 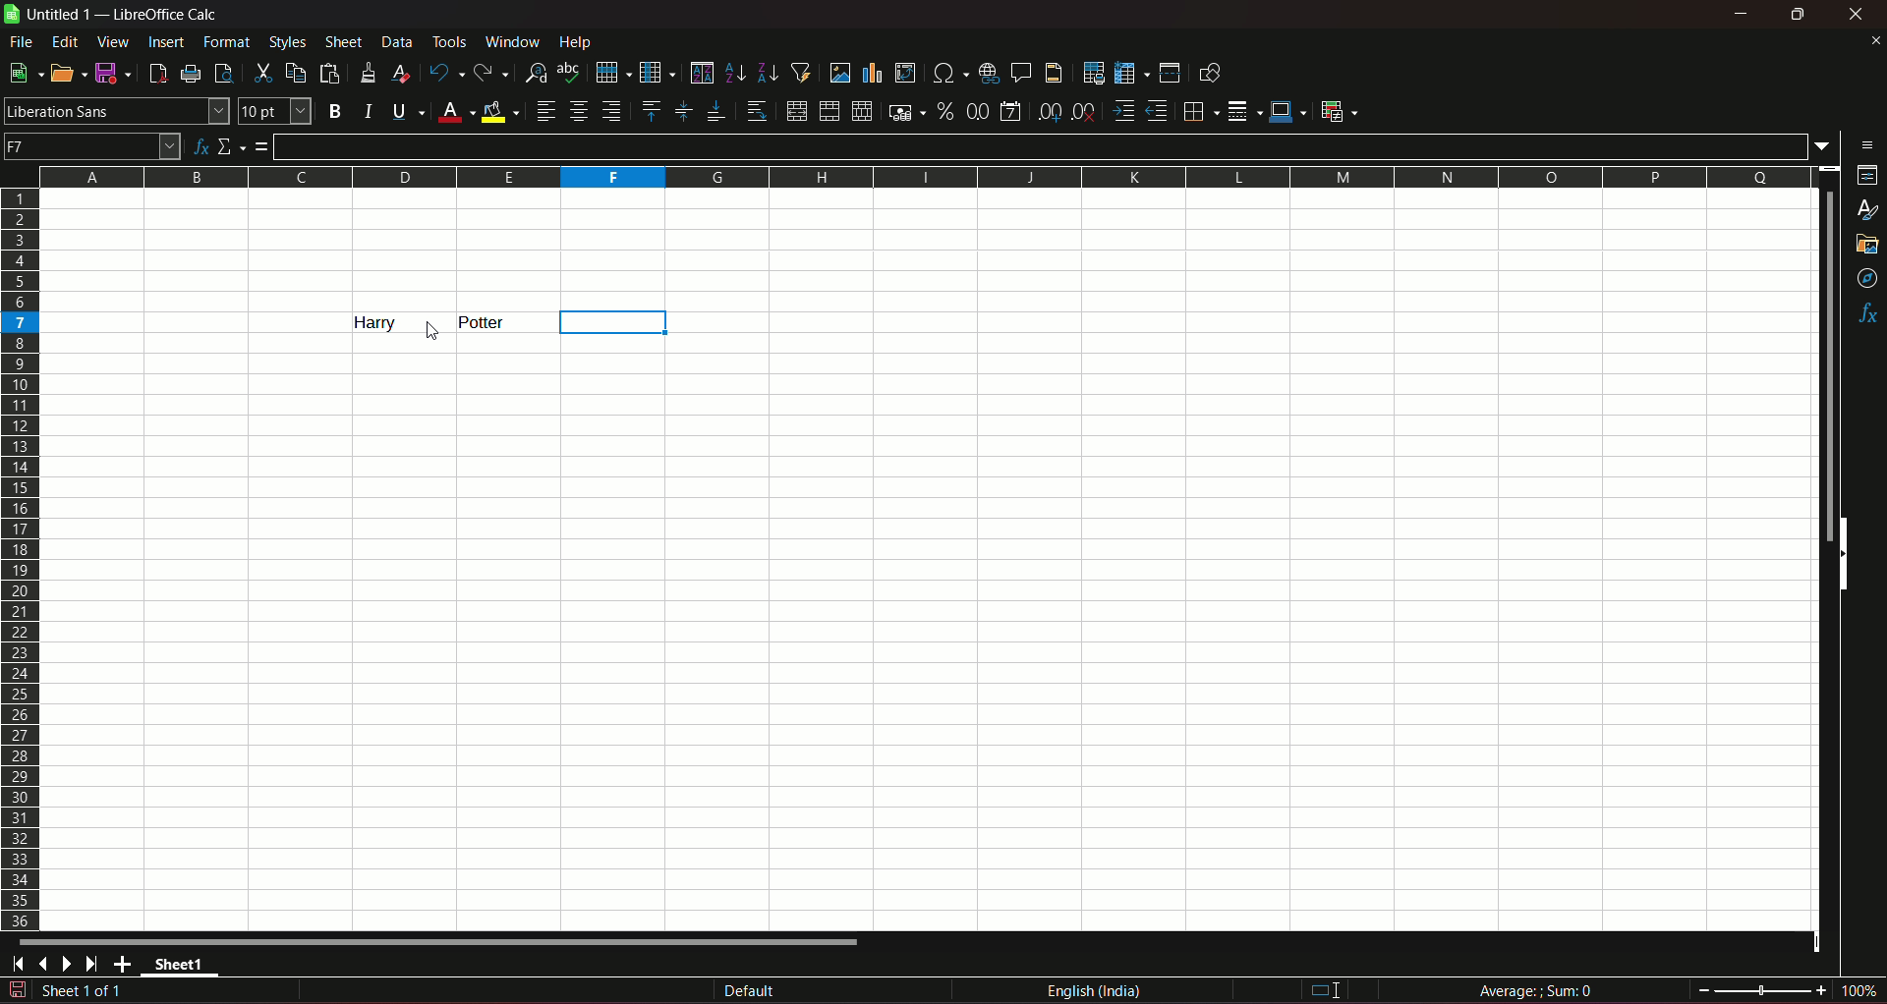 What do you see at coordinates (272, 112) in the screenshot?
I see `font size` at bounding box center [272, 112].